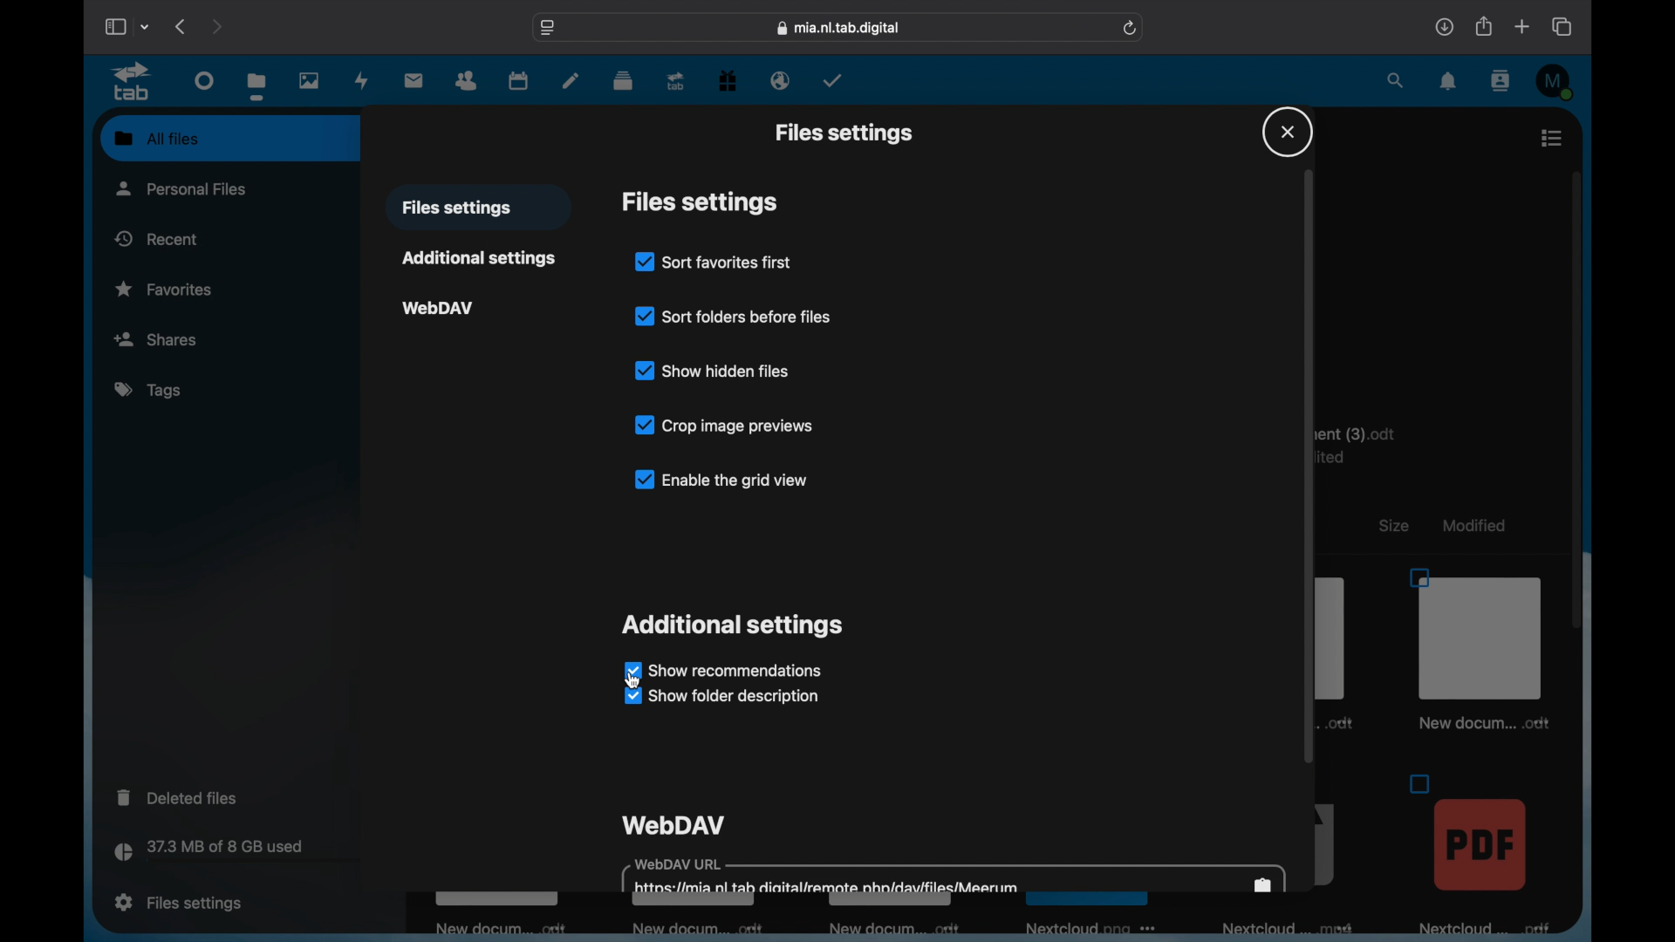 Image resolution: width=1675 pixels, height=942 pixels. I want to click on tasks, so click(834, 82).